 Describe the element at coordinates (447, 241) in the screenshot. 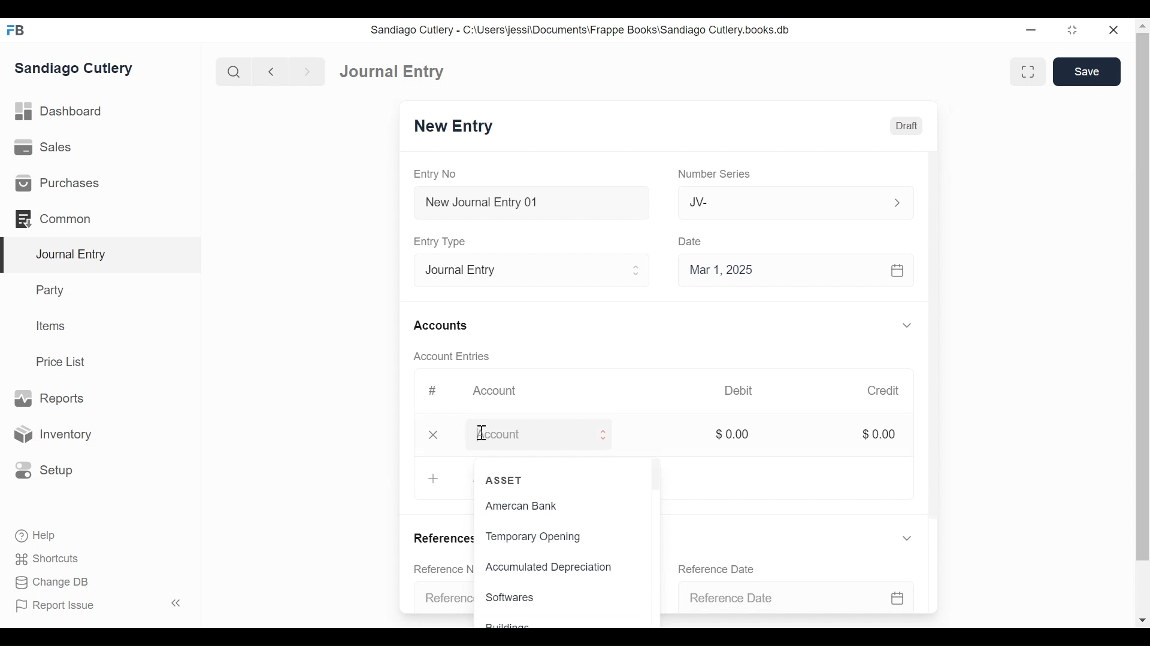

I see `Entry Type` at that location.